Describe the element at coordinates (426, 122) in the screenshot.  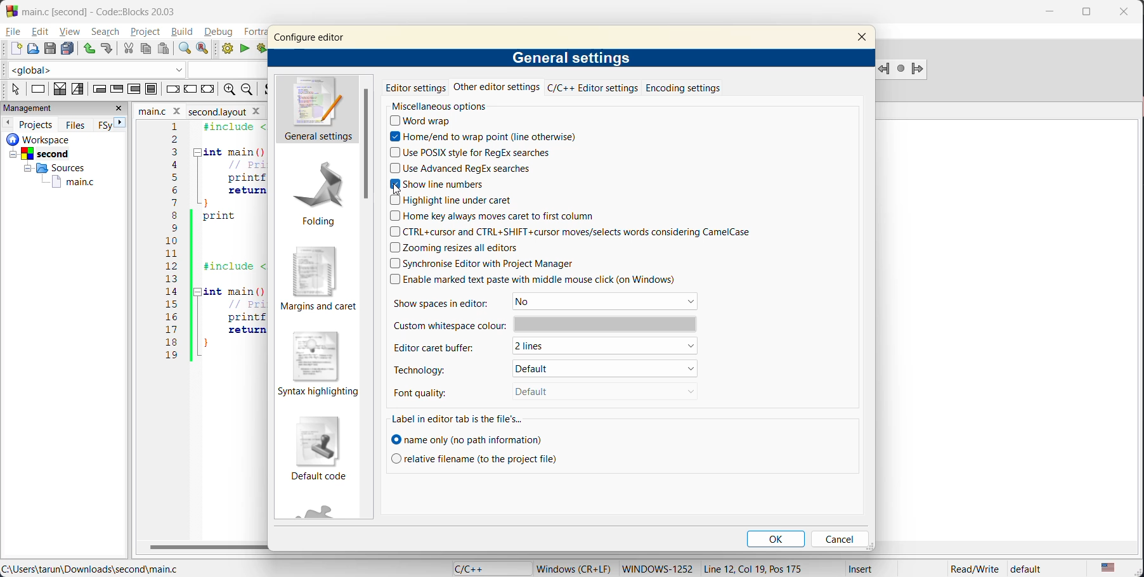
I see `word wrap` at that location.